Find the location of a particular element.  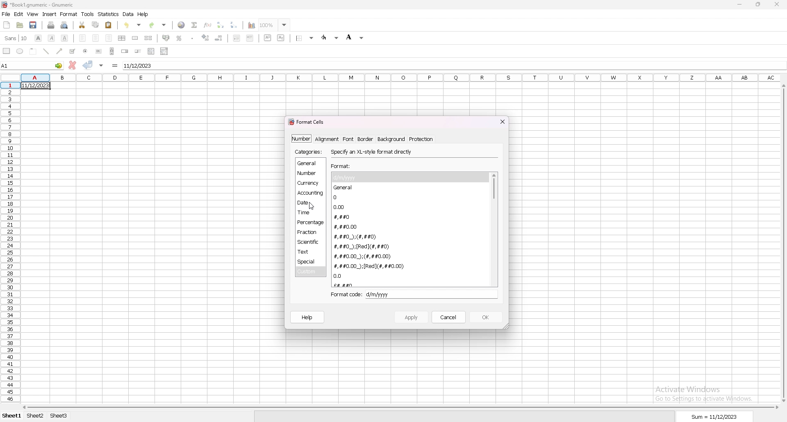

chart is located at coordinates (252, 25).